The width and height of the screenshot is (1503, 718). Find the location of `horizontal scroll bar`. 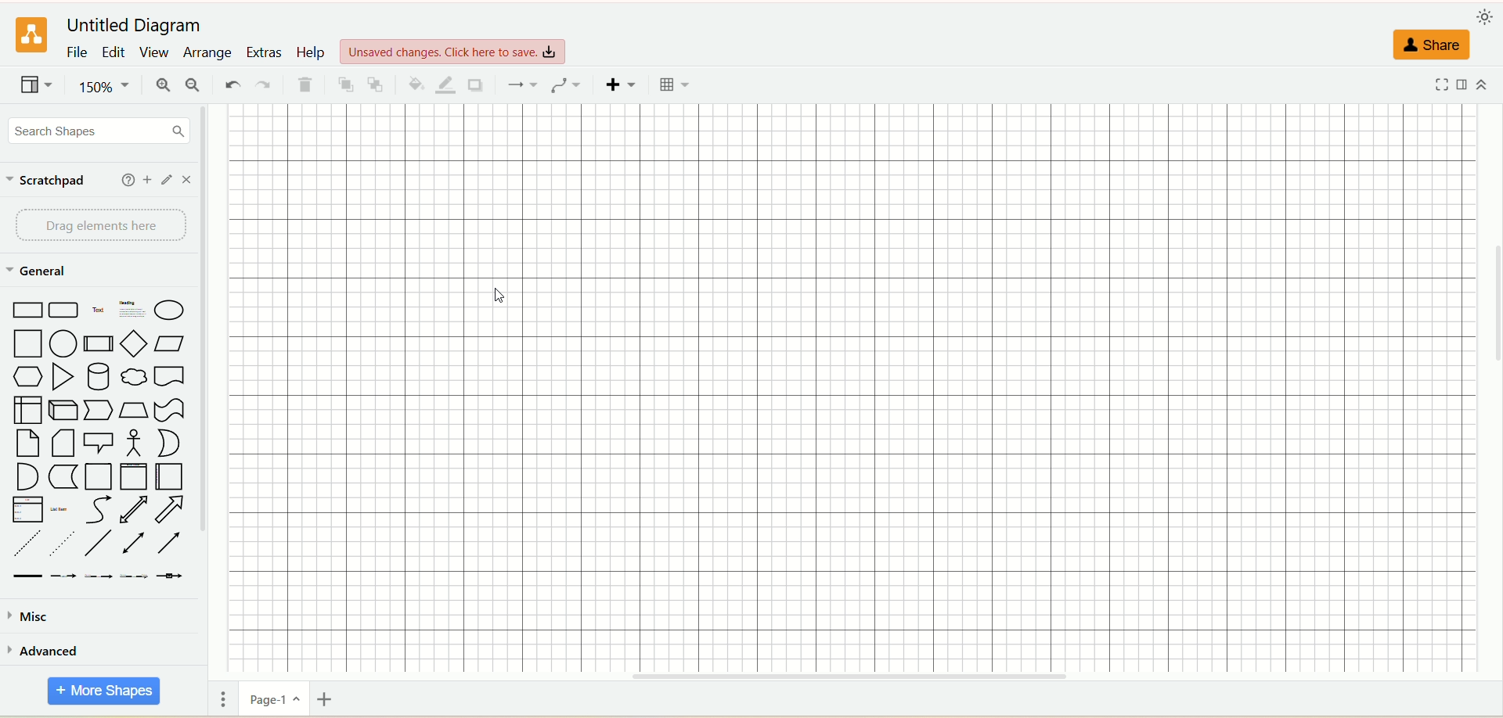

horizontal scroll bar is located at coordinates (859, 680).